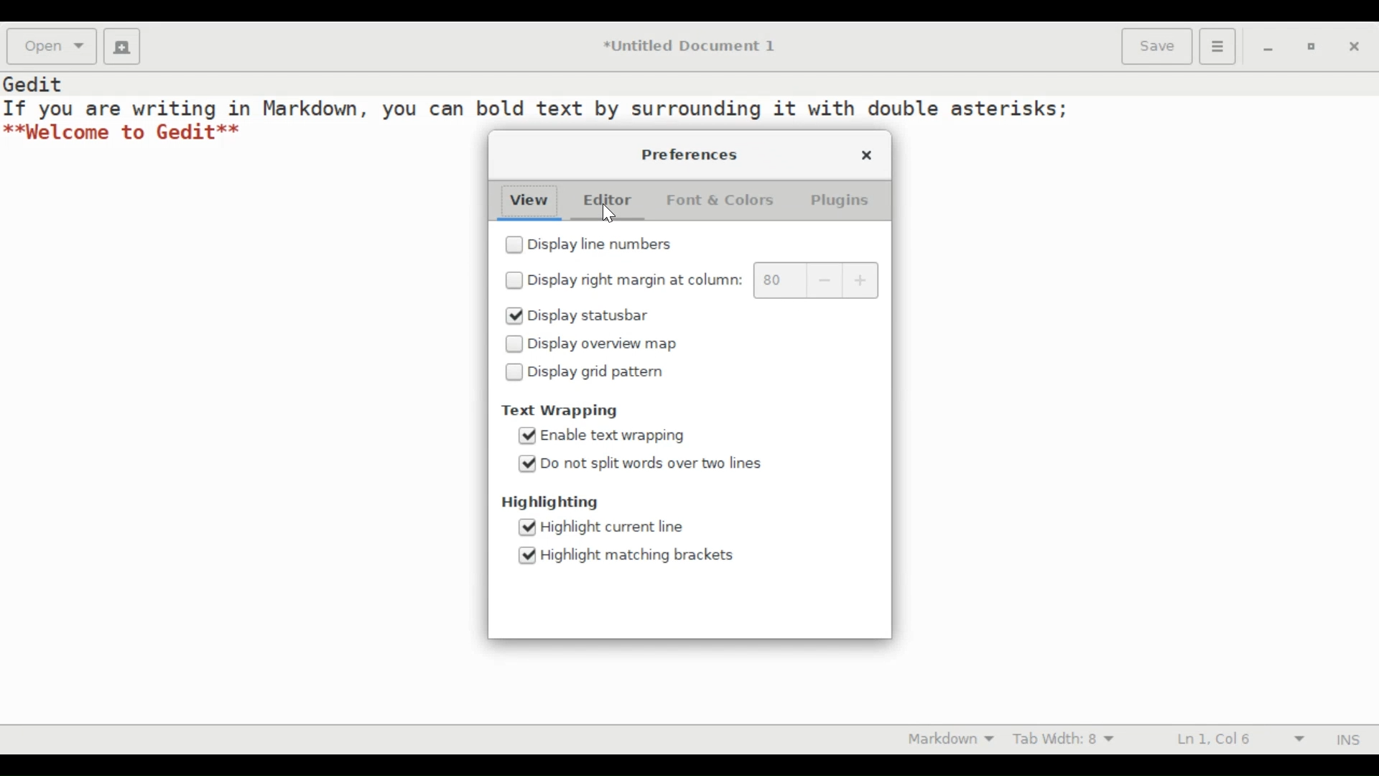 Image resolution: width=1379 pixels, height=776 pixels. I want to click on Open, so click(50, 47).